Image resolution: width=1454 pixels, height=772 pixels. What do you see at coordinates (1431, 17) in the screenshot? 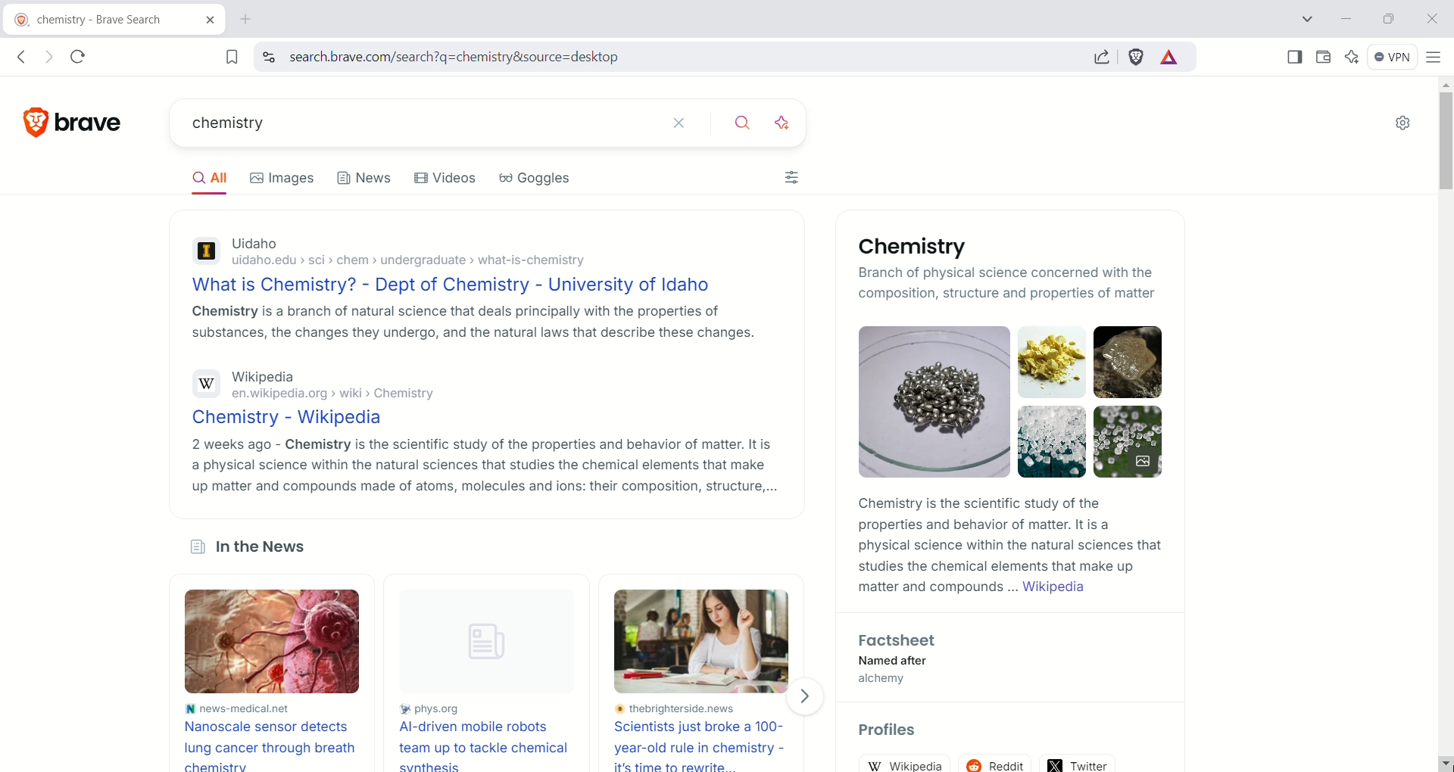
I see `close` at bounding box center [1431, 17].